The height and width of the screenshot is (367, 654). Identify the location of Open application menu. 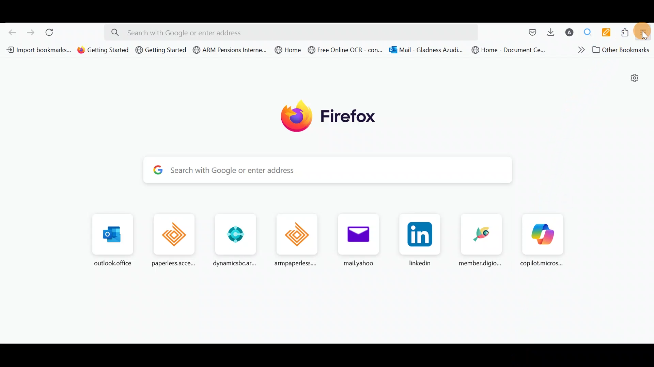
(645, 33).